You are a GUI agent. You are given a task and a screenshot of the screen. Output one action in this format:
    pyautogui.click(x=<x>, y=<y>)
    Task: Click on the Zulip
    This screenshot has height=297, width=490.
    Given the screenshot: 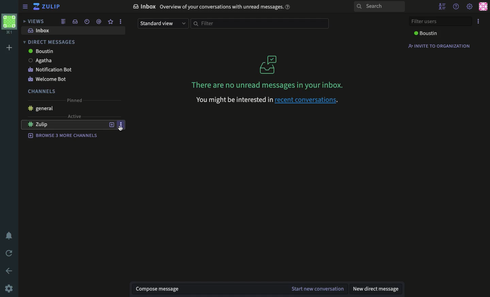 What is the action you would take?
    pyautogui.click(x=48, y=7)
    